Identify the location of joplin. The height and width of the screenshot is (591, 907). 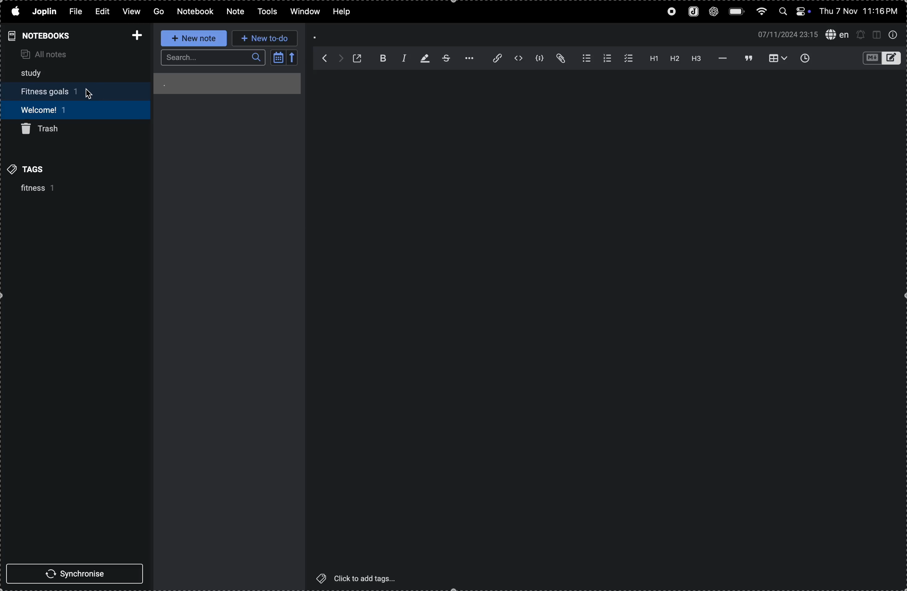
(45, 12).